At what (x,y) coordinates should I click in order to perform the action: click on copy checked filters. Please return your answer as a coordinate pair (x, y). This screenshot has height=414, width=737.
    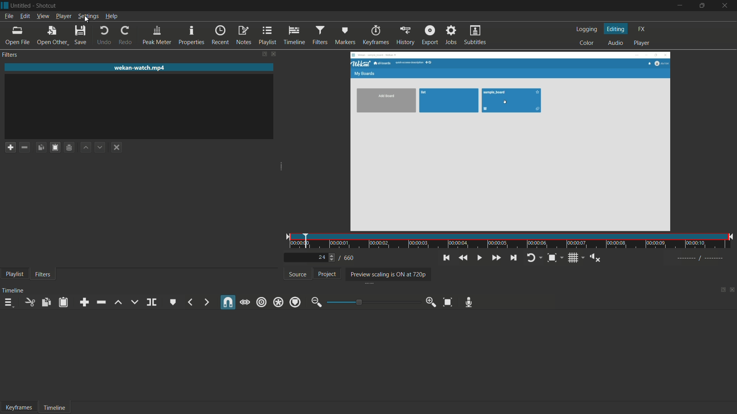
    Looking at the image, I should click on (40, 148).